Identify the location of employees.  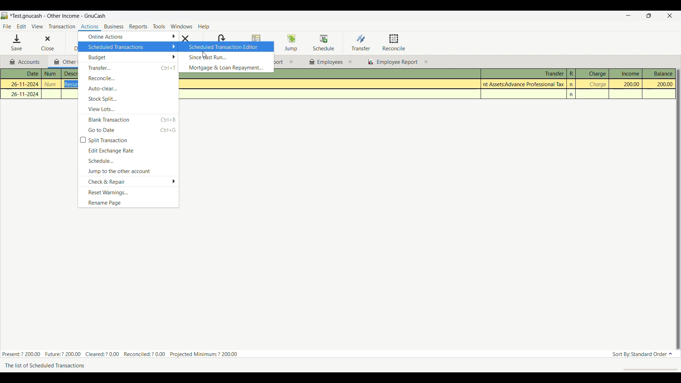
(325, 62).